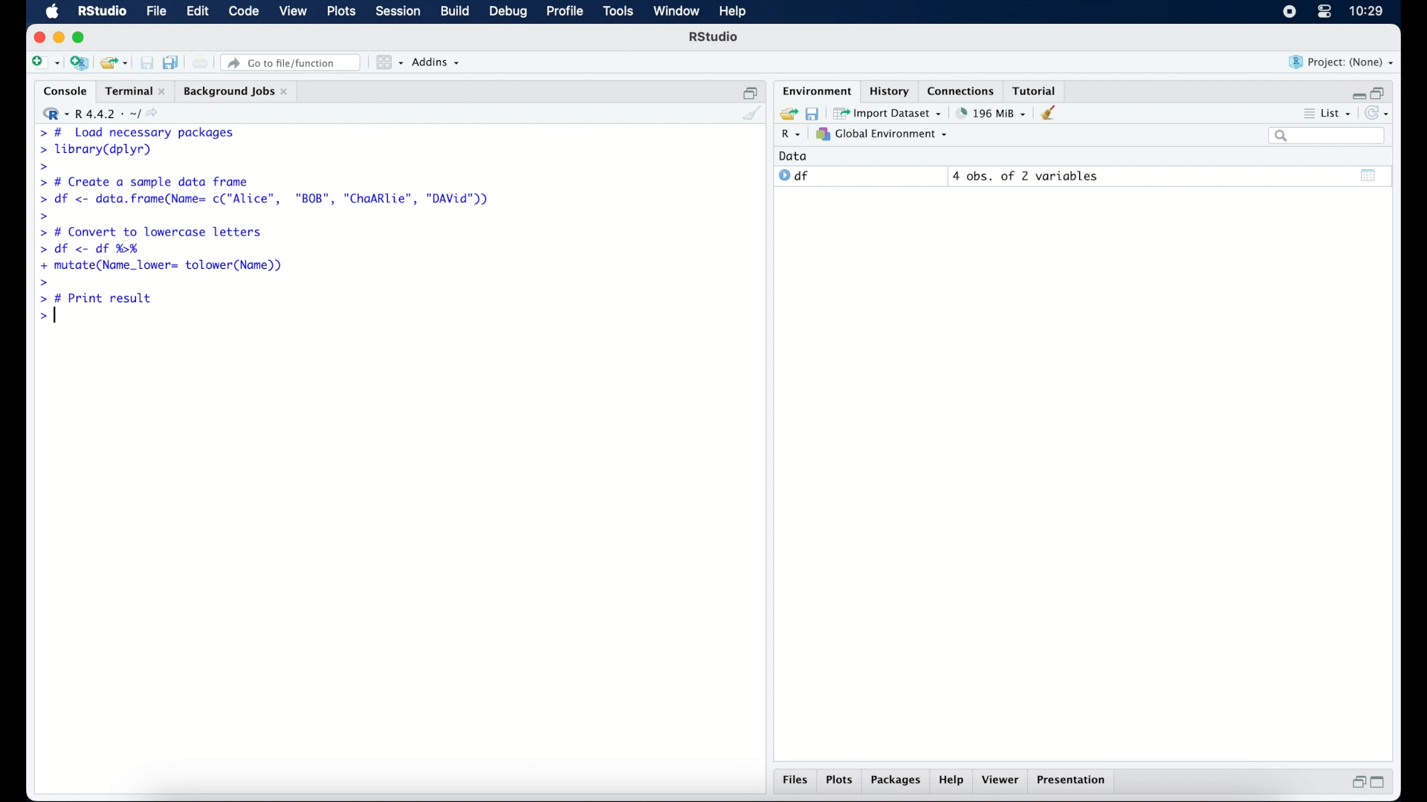 The width and height of the screenshot is (1427, 802). Describe the element at coordinates (755, 114) in the screenshot. I see `clear console` at that location.